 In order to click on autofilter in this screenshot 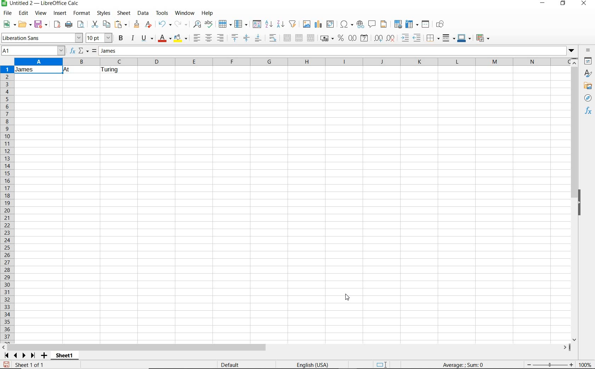, I will do `click(293, 24)`.